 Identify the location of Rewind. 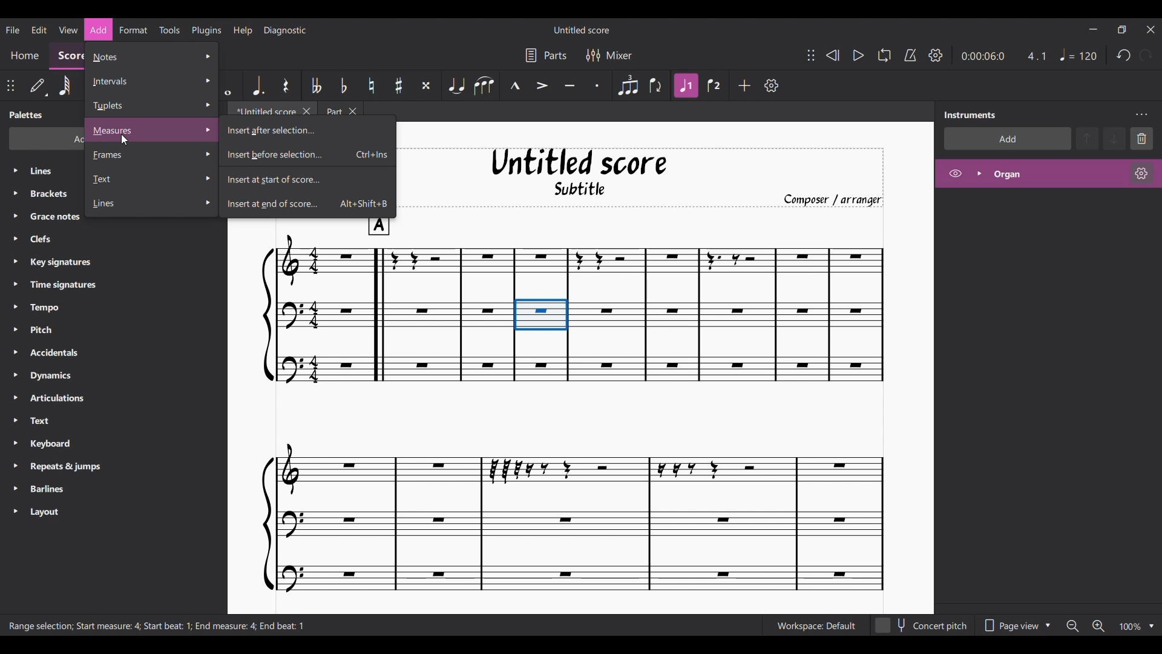
(833, 55).